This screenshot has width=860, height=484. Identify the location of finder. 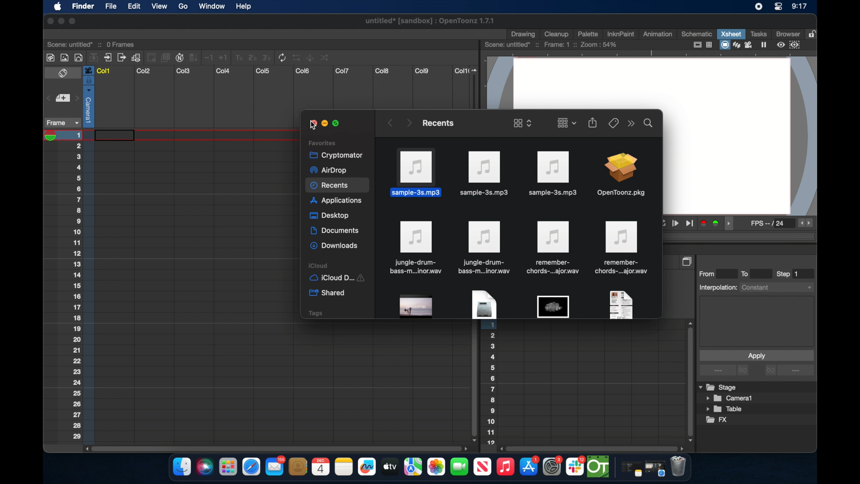
(83, 7).